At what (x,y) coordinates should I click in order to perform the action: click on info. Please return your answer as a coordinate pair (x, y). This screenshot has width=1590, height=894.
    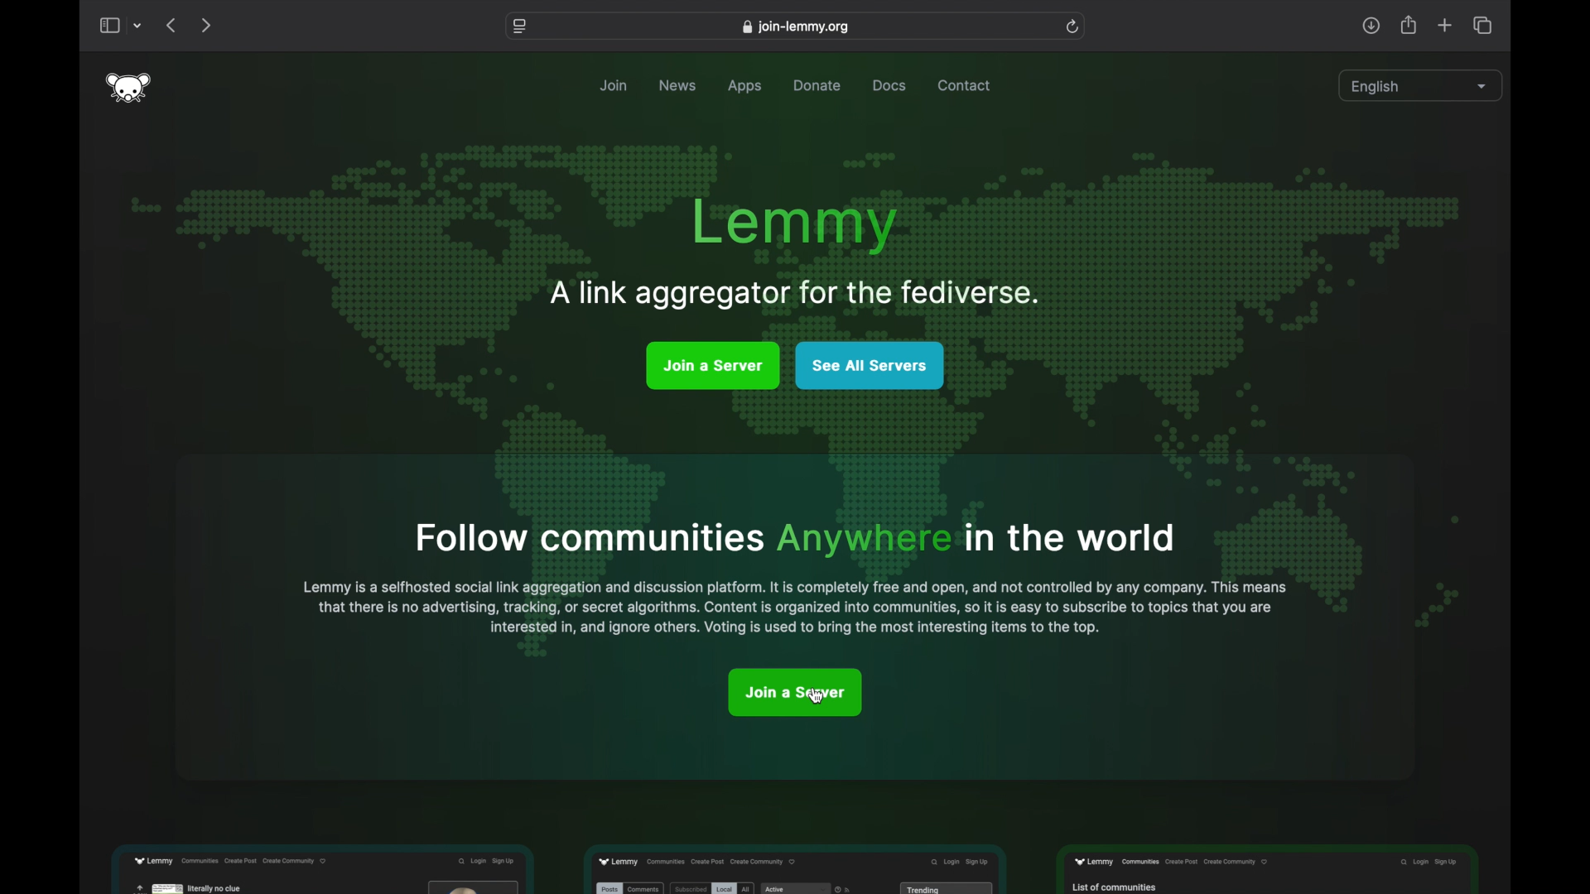
    Looking at the image, I should click on (796, 539).